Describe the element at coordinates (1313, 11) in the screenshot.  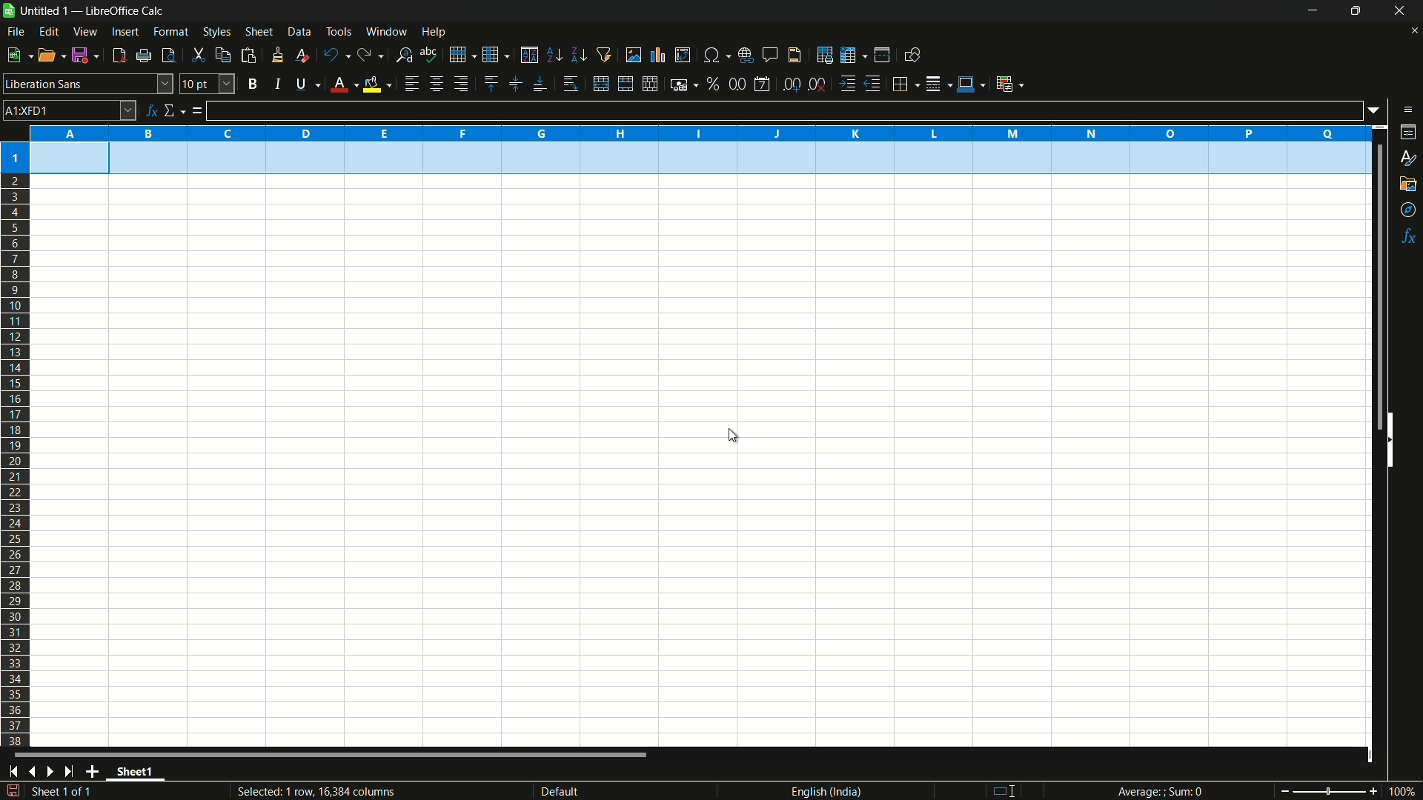
I see `minimize` at that location.